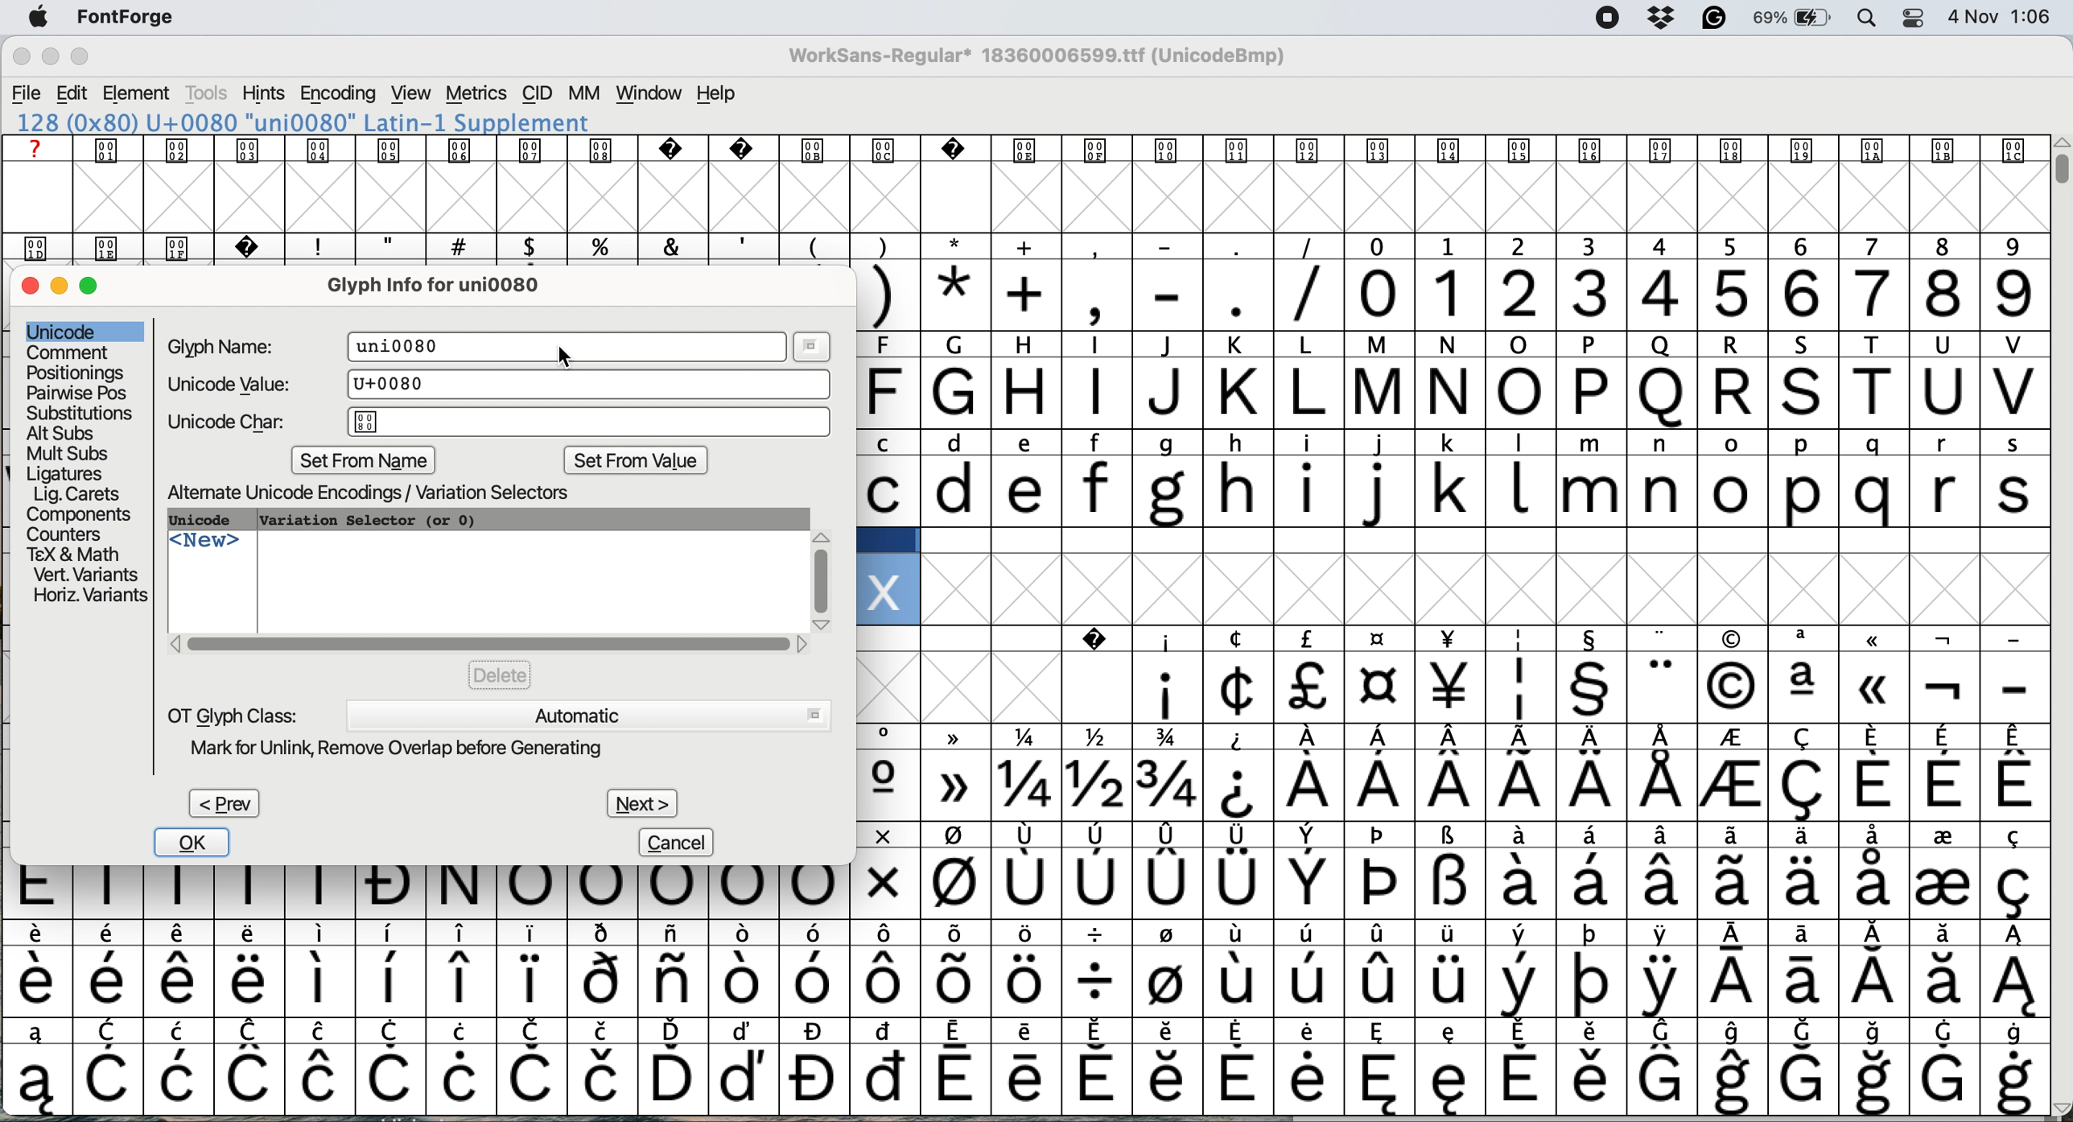  I want to click on minimise, so click(48, 59).